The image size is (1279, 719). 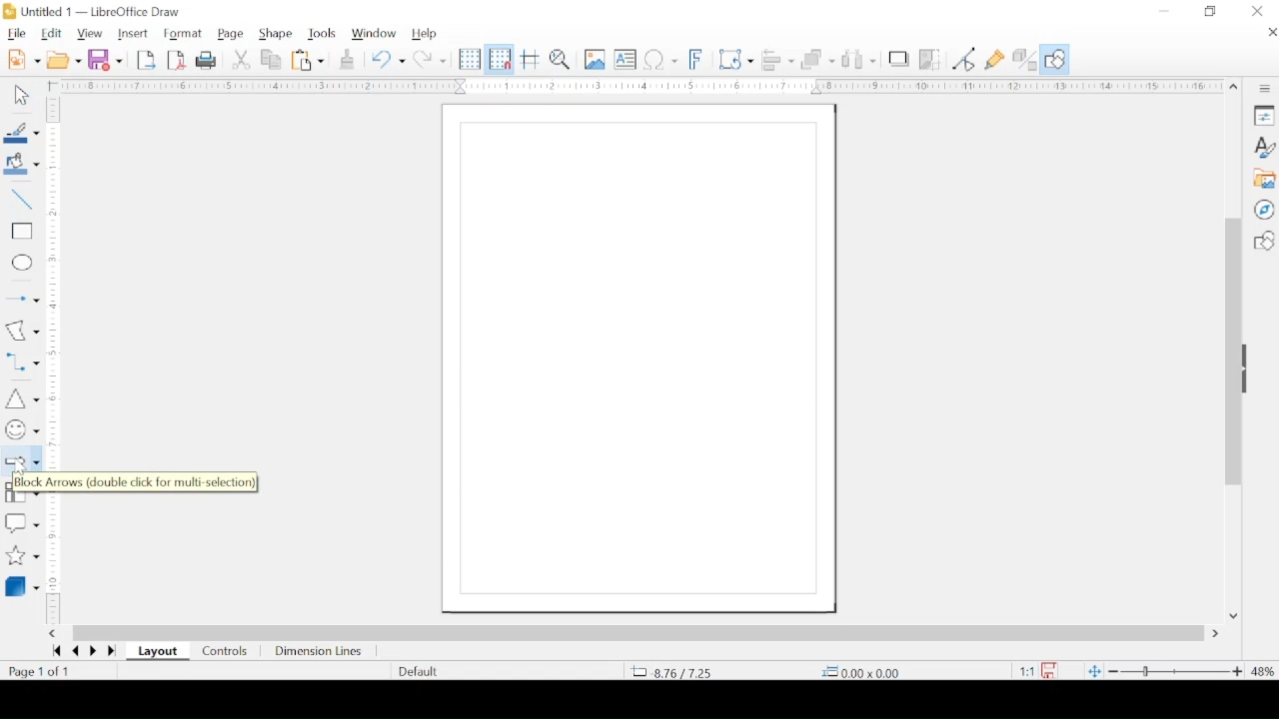 What do you see at coordinates (388, 59) in the screenshot?
I see `undo` at bounding box center [388, 59].